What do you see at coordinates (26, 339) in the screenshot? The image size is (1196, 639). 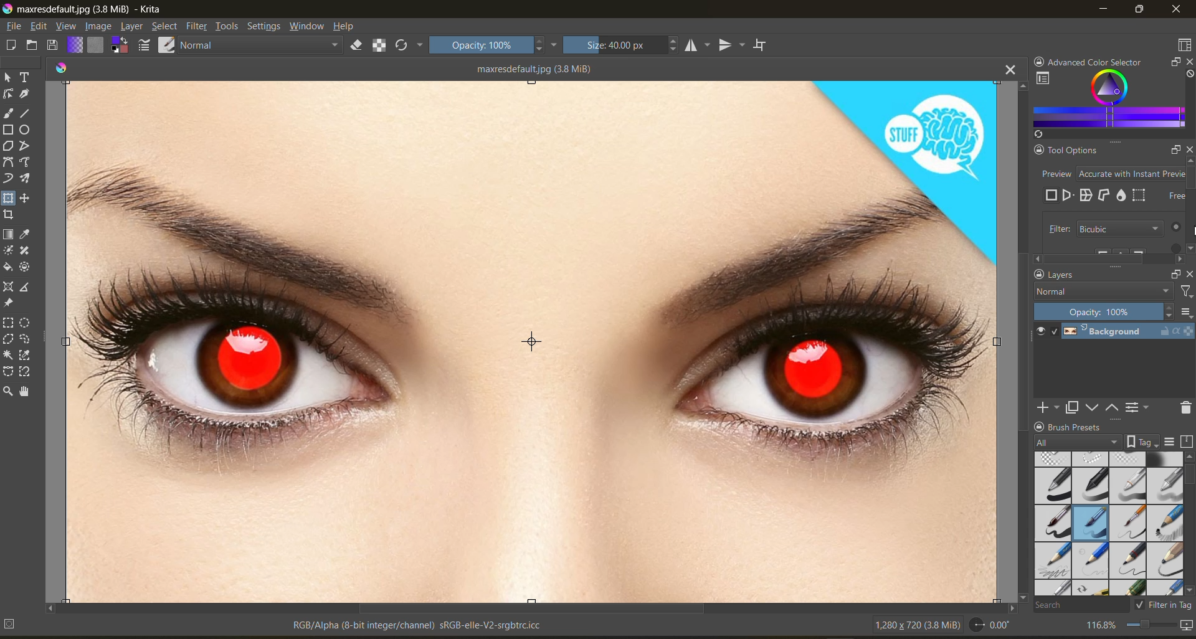 I see `tool` at bounding box center [26, 339].